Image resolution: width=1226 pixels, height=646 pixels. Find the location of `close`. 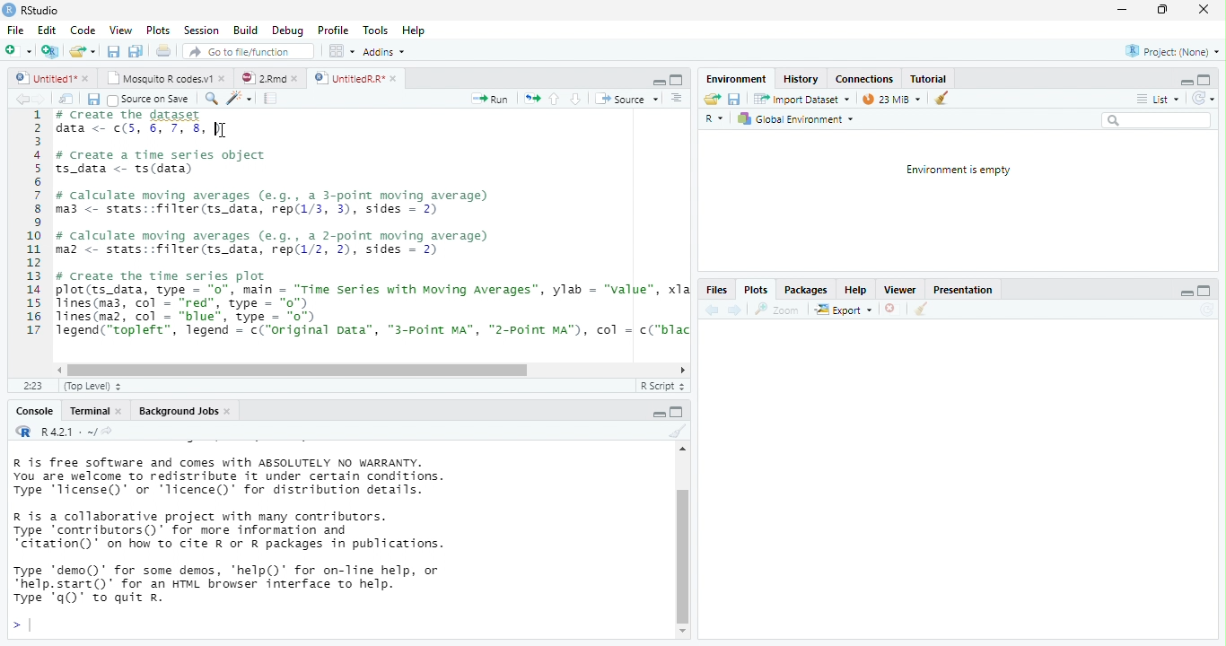

close is located at coordinates (1203, 10).